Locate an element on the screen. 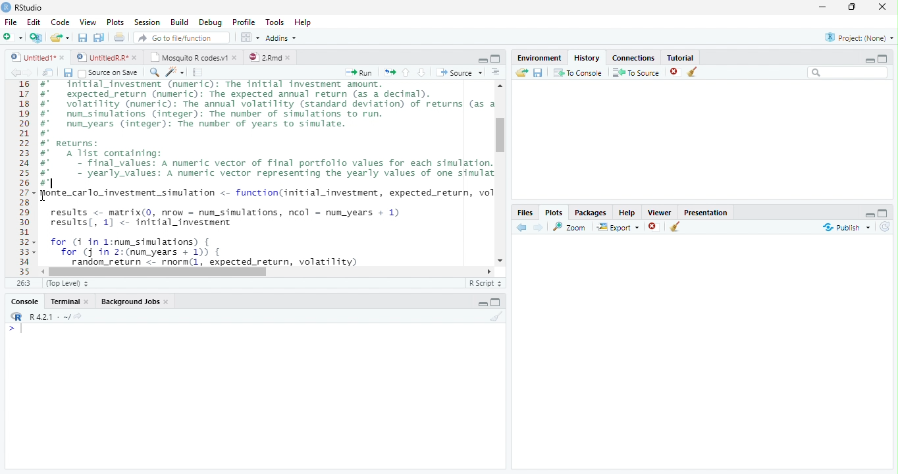 This screenshot has height=474, width=898. Build is located at coordinates (180, 22).